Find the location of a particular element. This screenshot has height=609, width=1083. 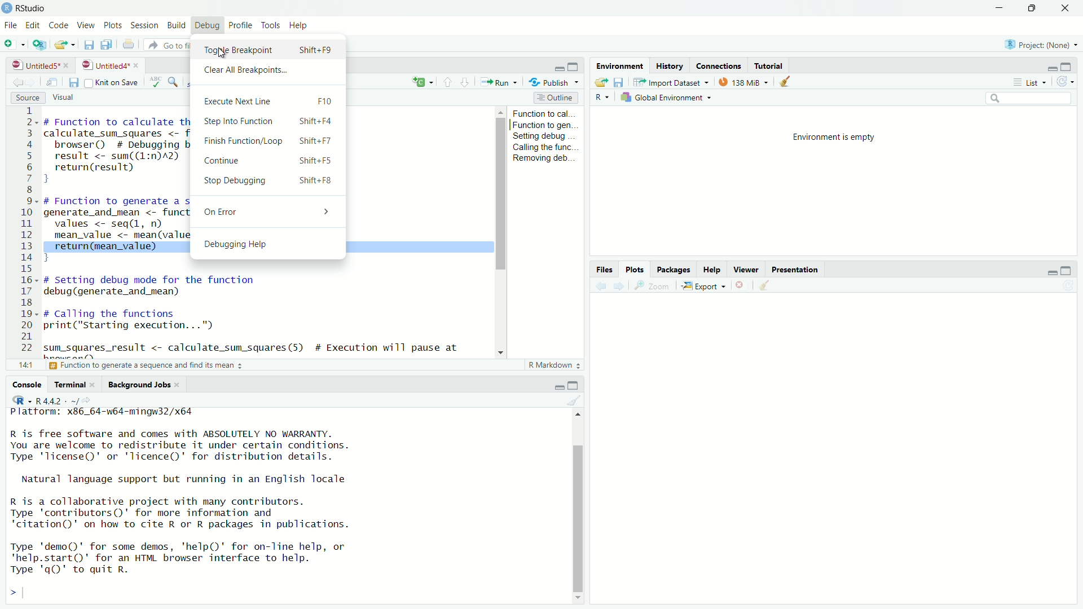

language select is located at coordinates (604, 99).